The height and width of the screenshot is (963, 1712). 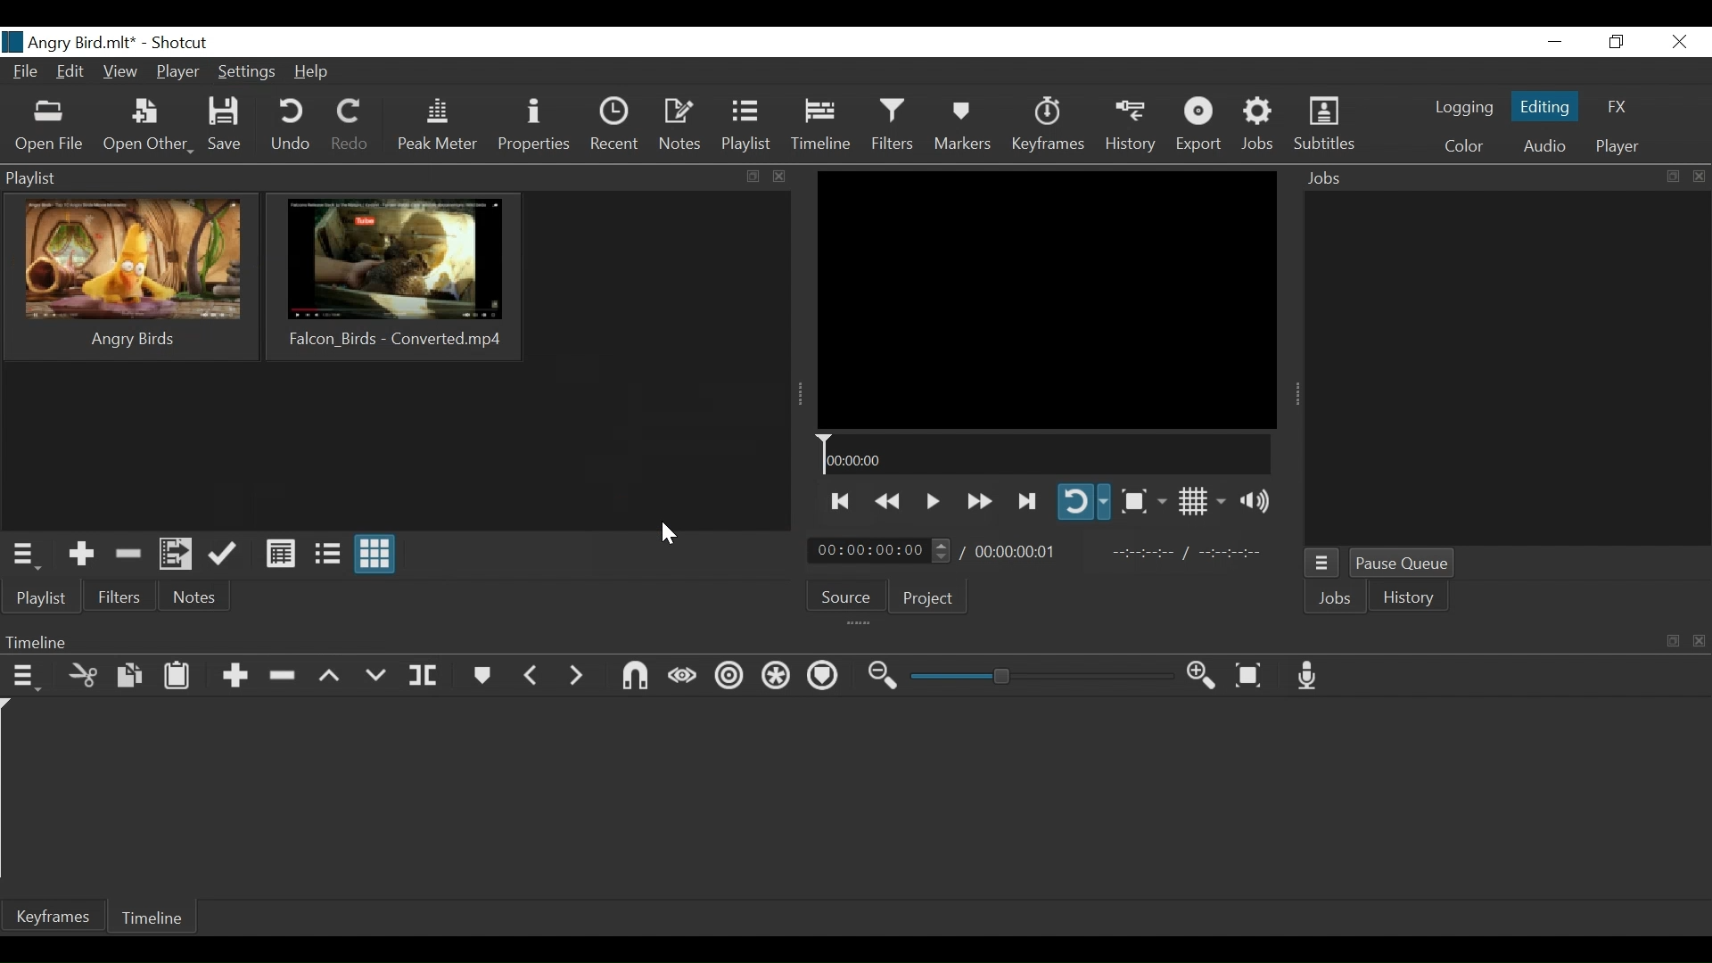 I want to click on Player, so click(x=177, y=71).